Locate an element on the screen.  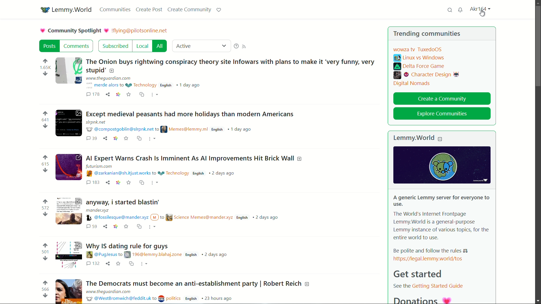
more is located at coordinates (154, 182).